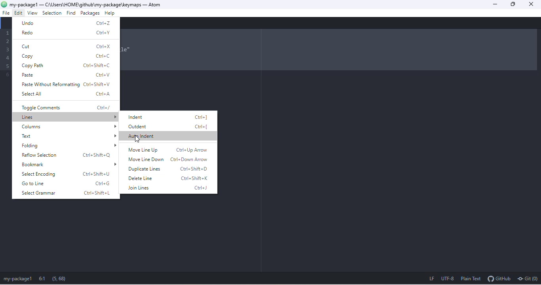 Image resolution: width=541 pixels, height=285 pixels. Describe the element at coordinates (35, 13) in the screenshot. I see `view` at that location.